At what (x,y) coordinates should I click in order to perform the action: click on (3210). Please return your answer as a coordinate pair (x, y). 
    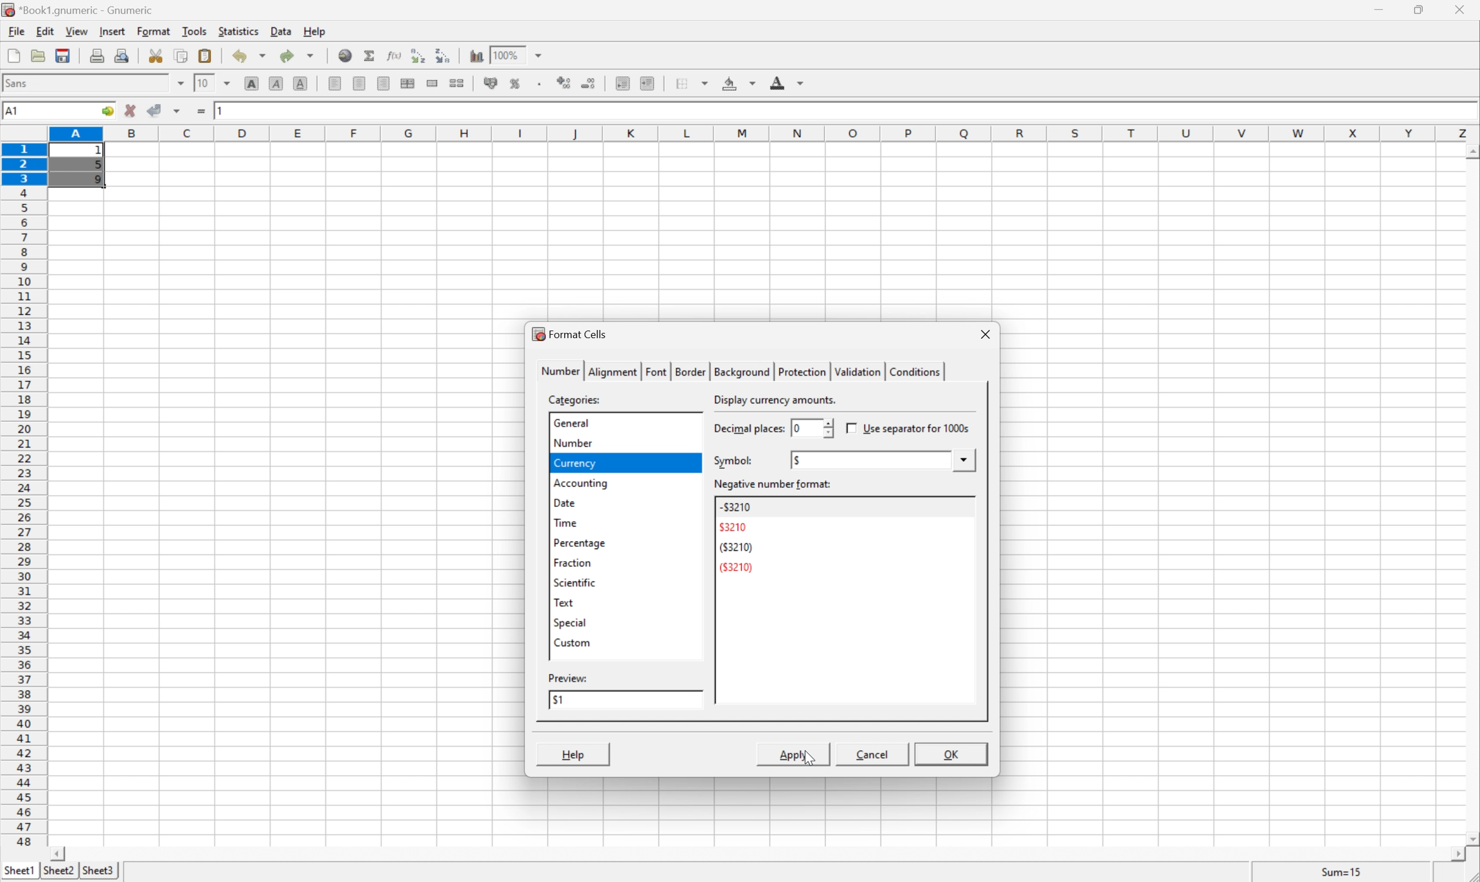
    Looking at the image, I should click on (736, 567).